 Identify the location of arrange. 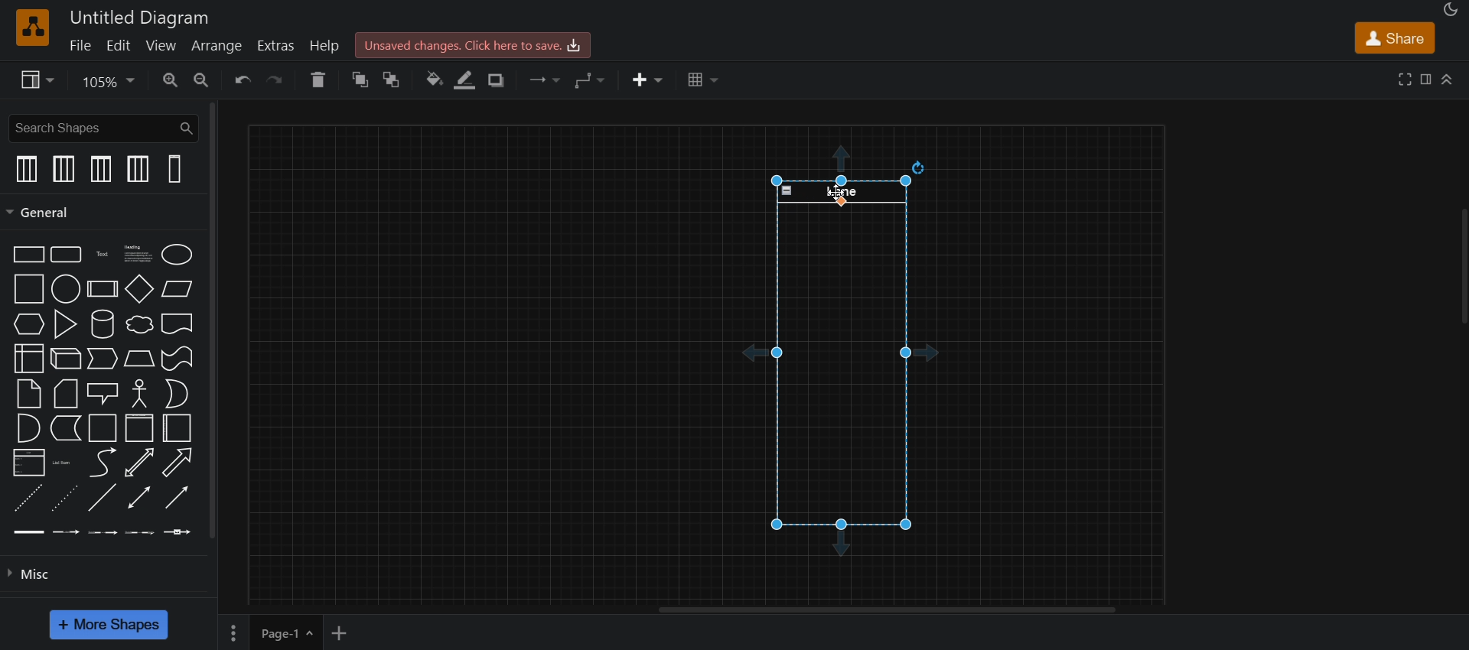
(214, 44).